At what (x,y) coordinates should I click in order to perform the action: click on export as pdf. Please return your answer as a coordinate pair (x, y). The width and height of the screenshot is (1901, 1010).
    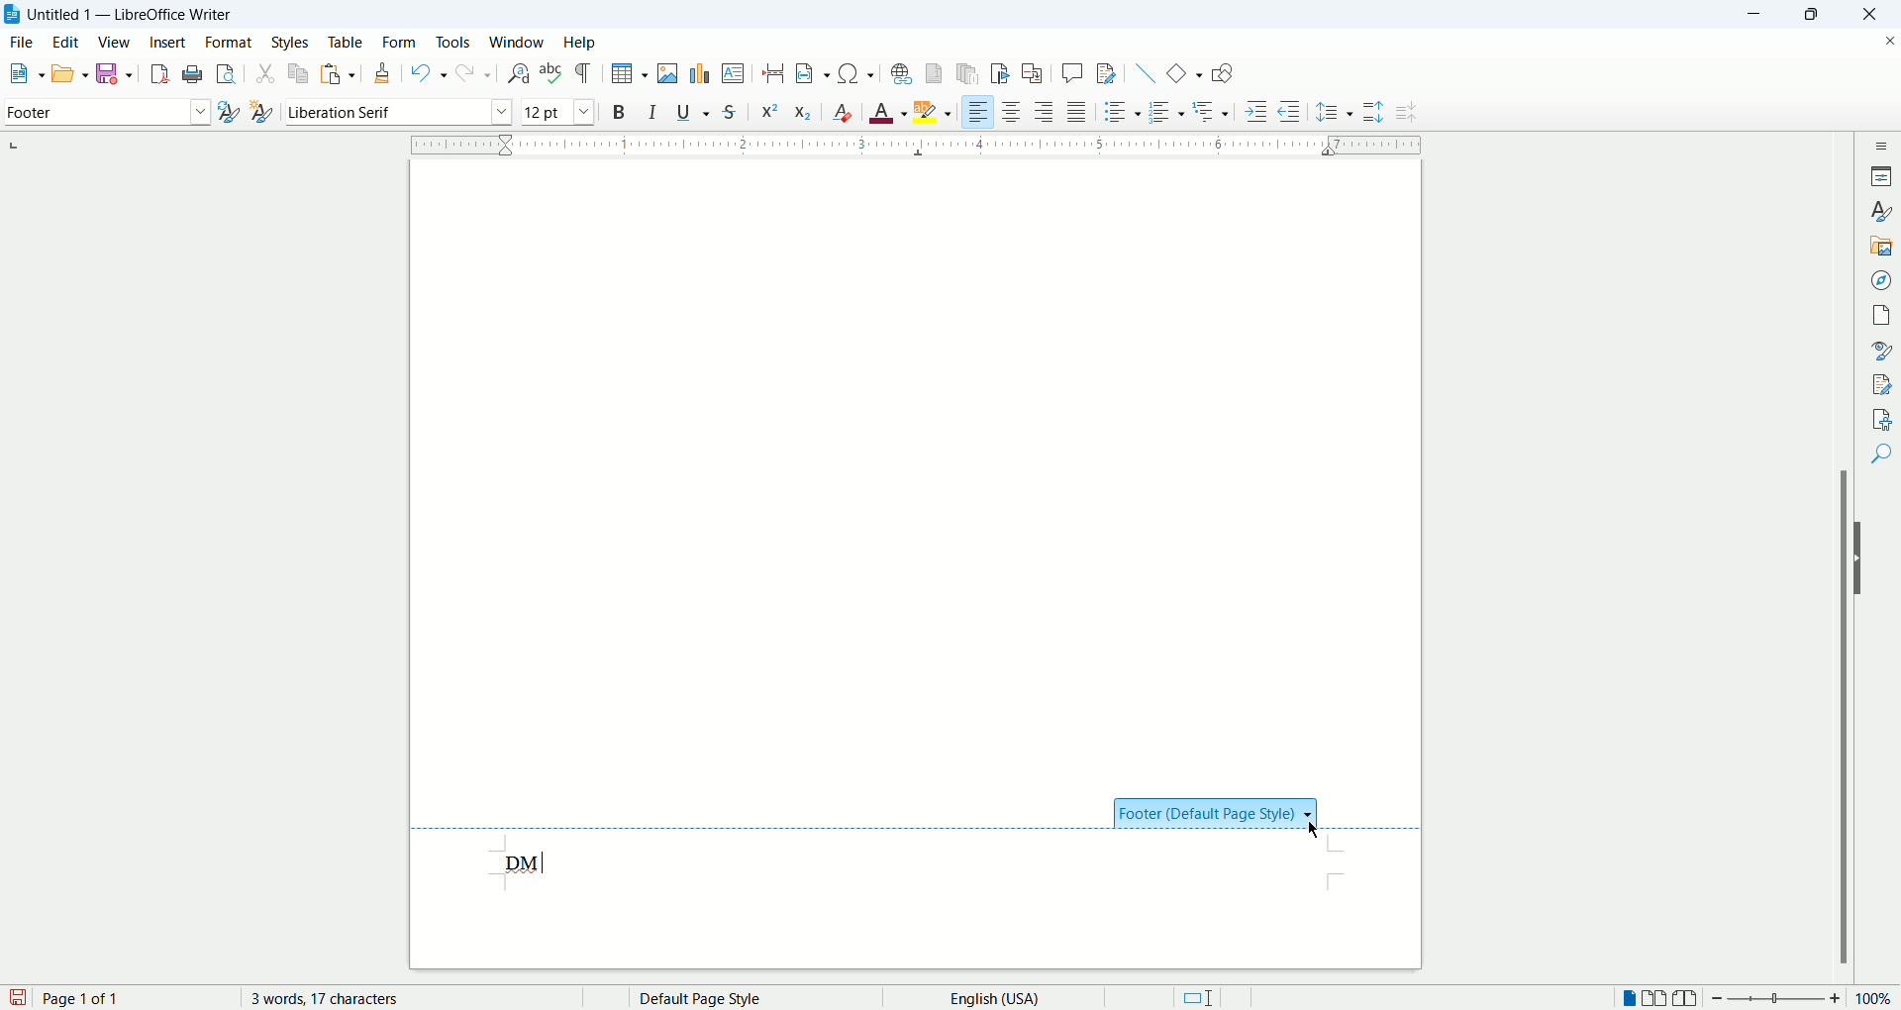
    Looking at the image, I should click on (156, 73).